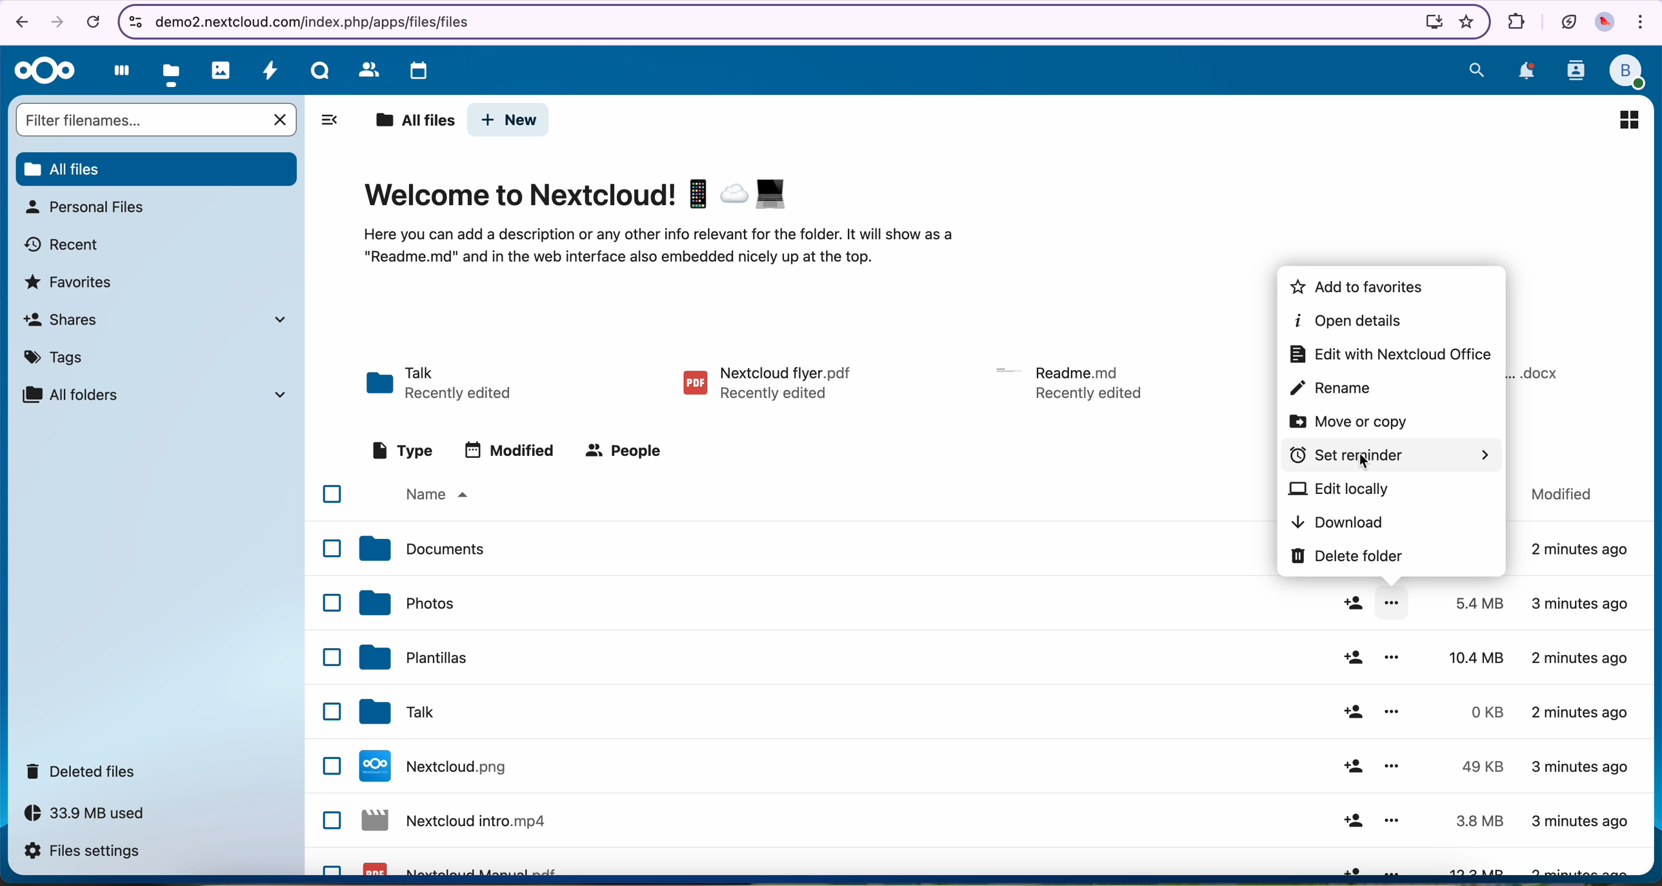  I want to click on all files, so click(157, 170).